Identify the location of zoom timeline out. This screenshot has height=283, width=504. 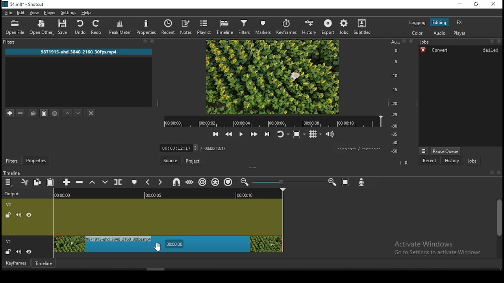
(331, 183).